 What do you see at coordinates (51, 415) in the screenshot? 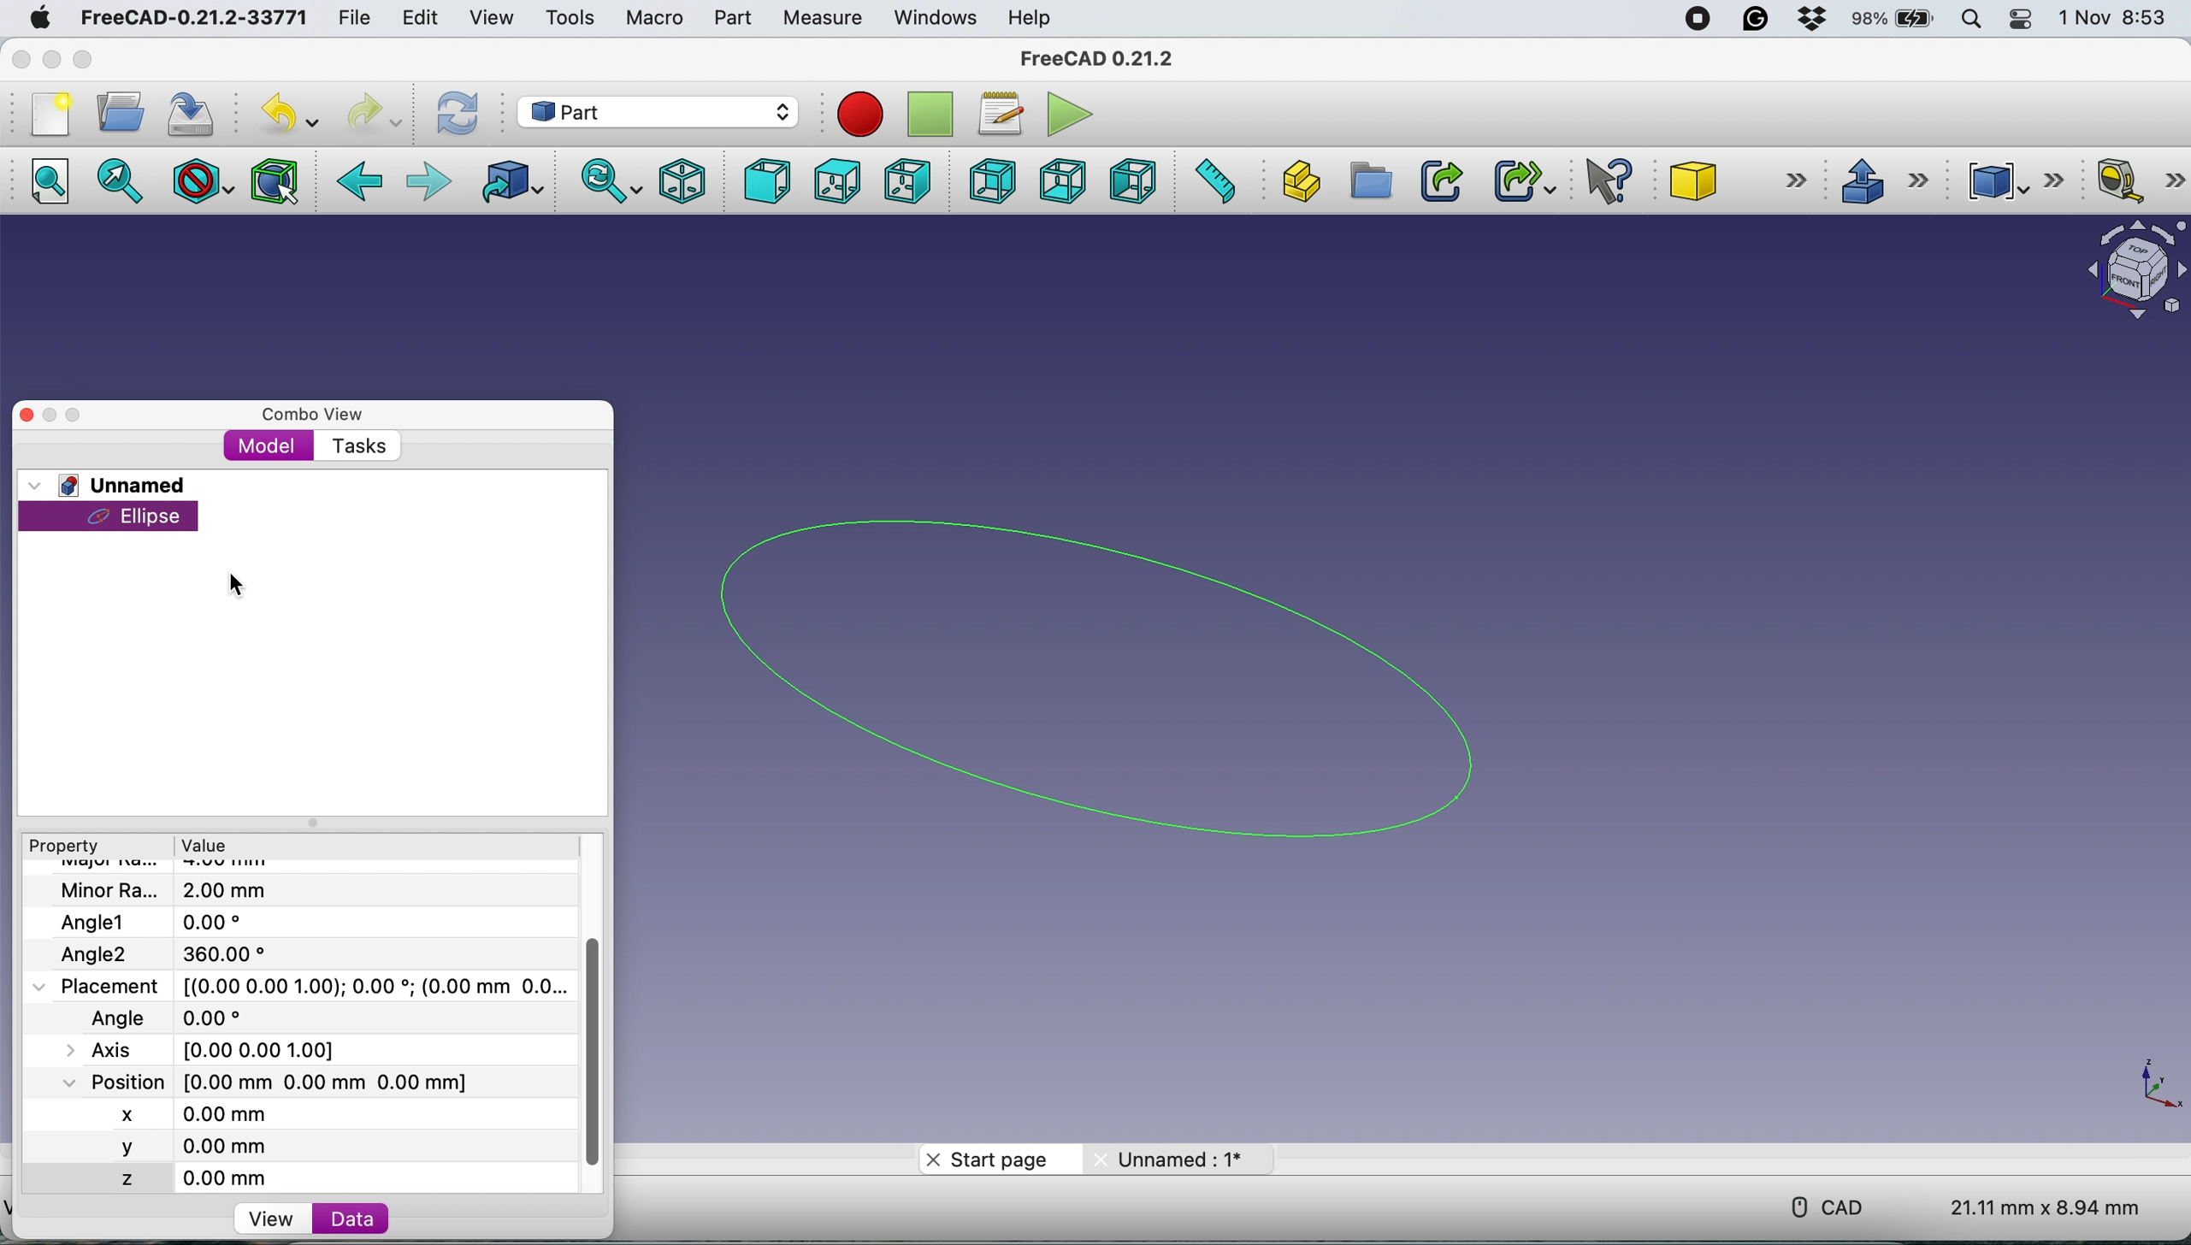
I see `minimise` at bounding box center [51, 415].